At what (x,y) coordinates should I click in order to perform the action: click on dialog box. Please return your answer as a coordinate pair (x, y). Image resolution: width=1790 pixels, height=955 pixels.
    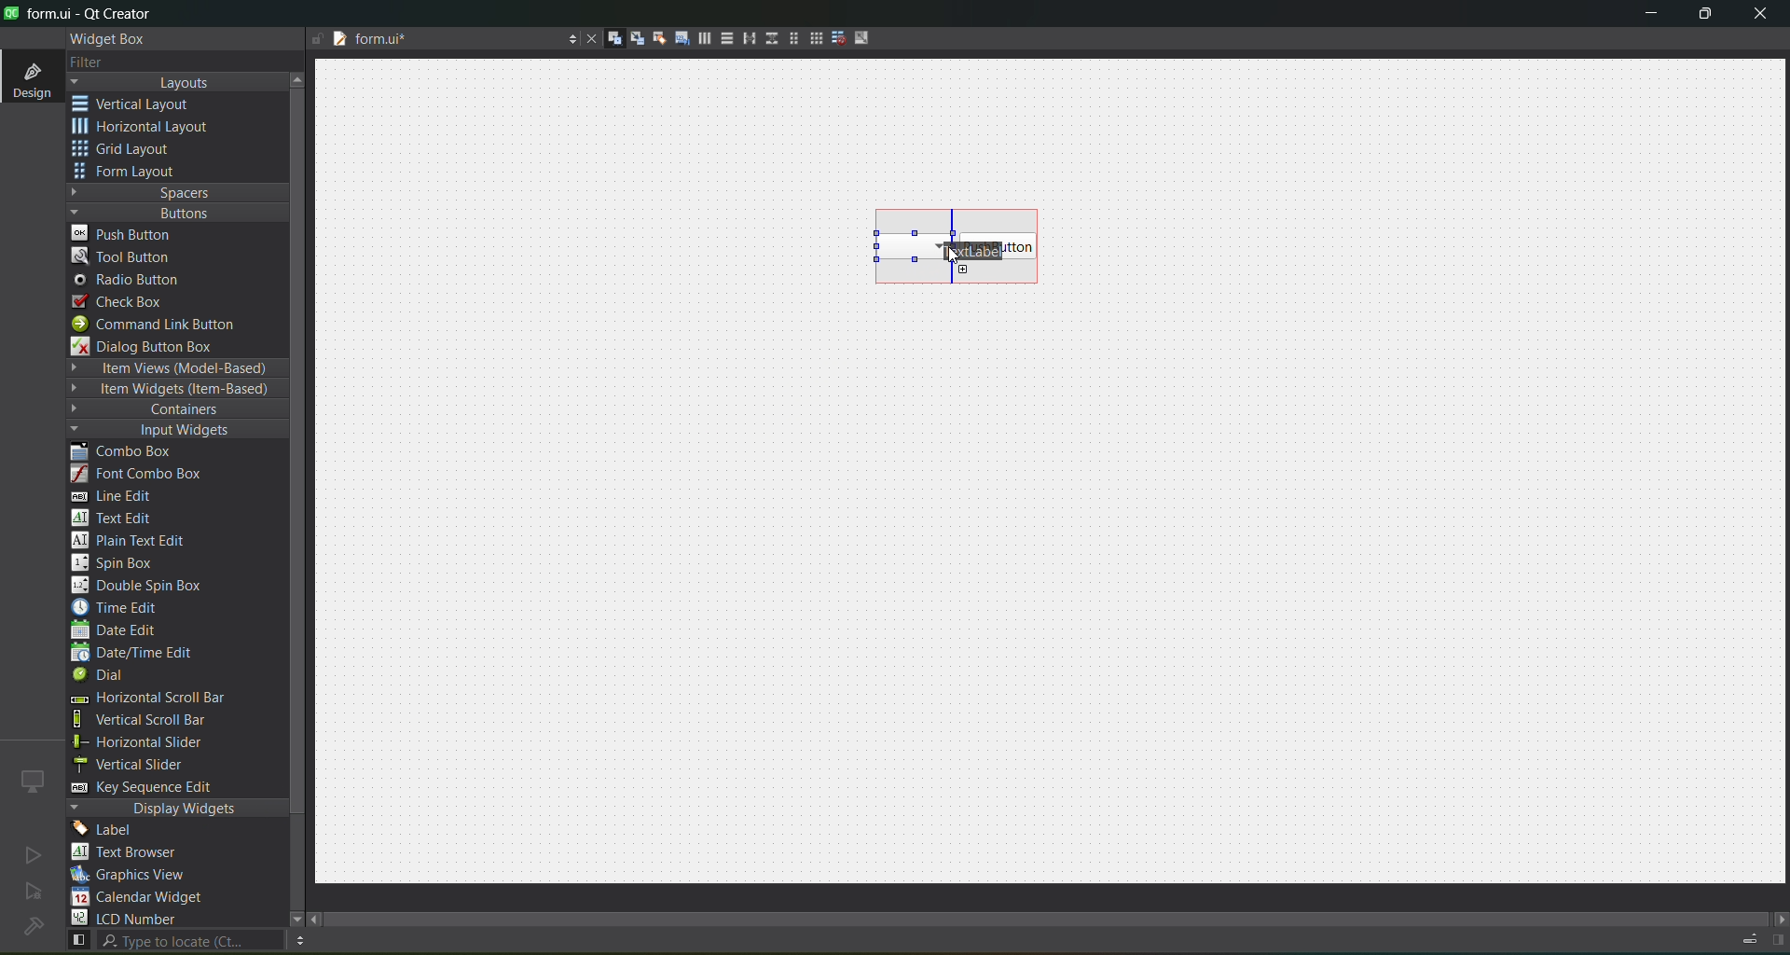
    Looking at the image, I should click on (156, 346).